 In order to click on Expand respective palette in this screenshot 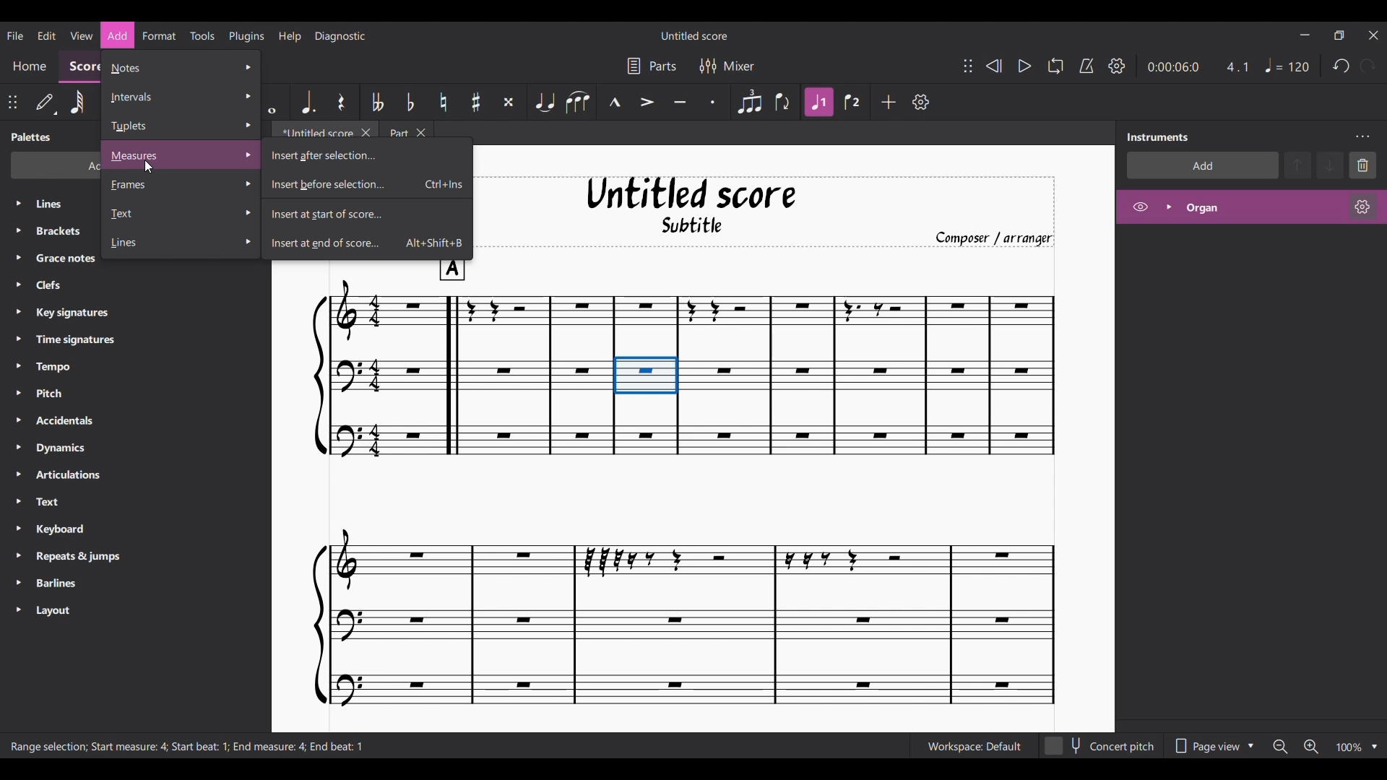, I will do `click(18, 407)`.